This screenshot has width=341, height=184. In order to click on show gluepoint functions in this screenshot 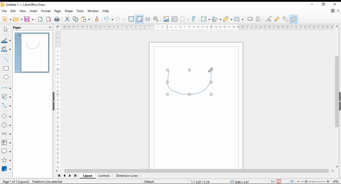, I will do `click(277, 19)`.